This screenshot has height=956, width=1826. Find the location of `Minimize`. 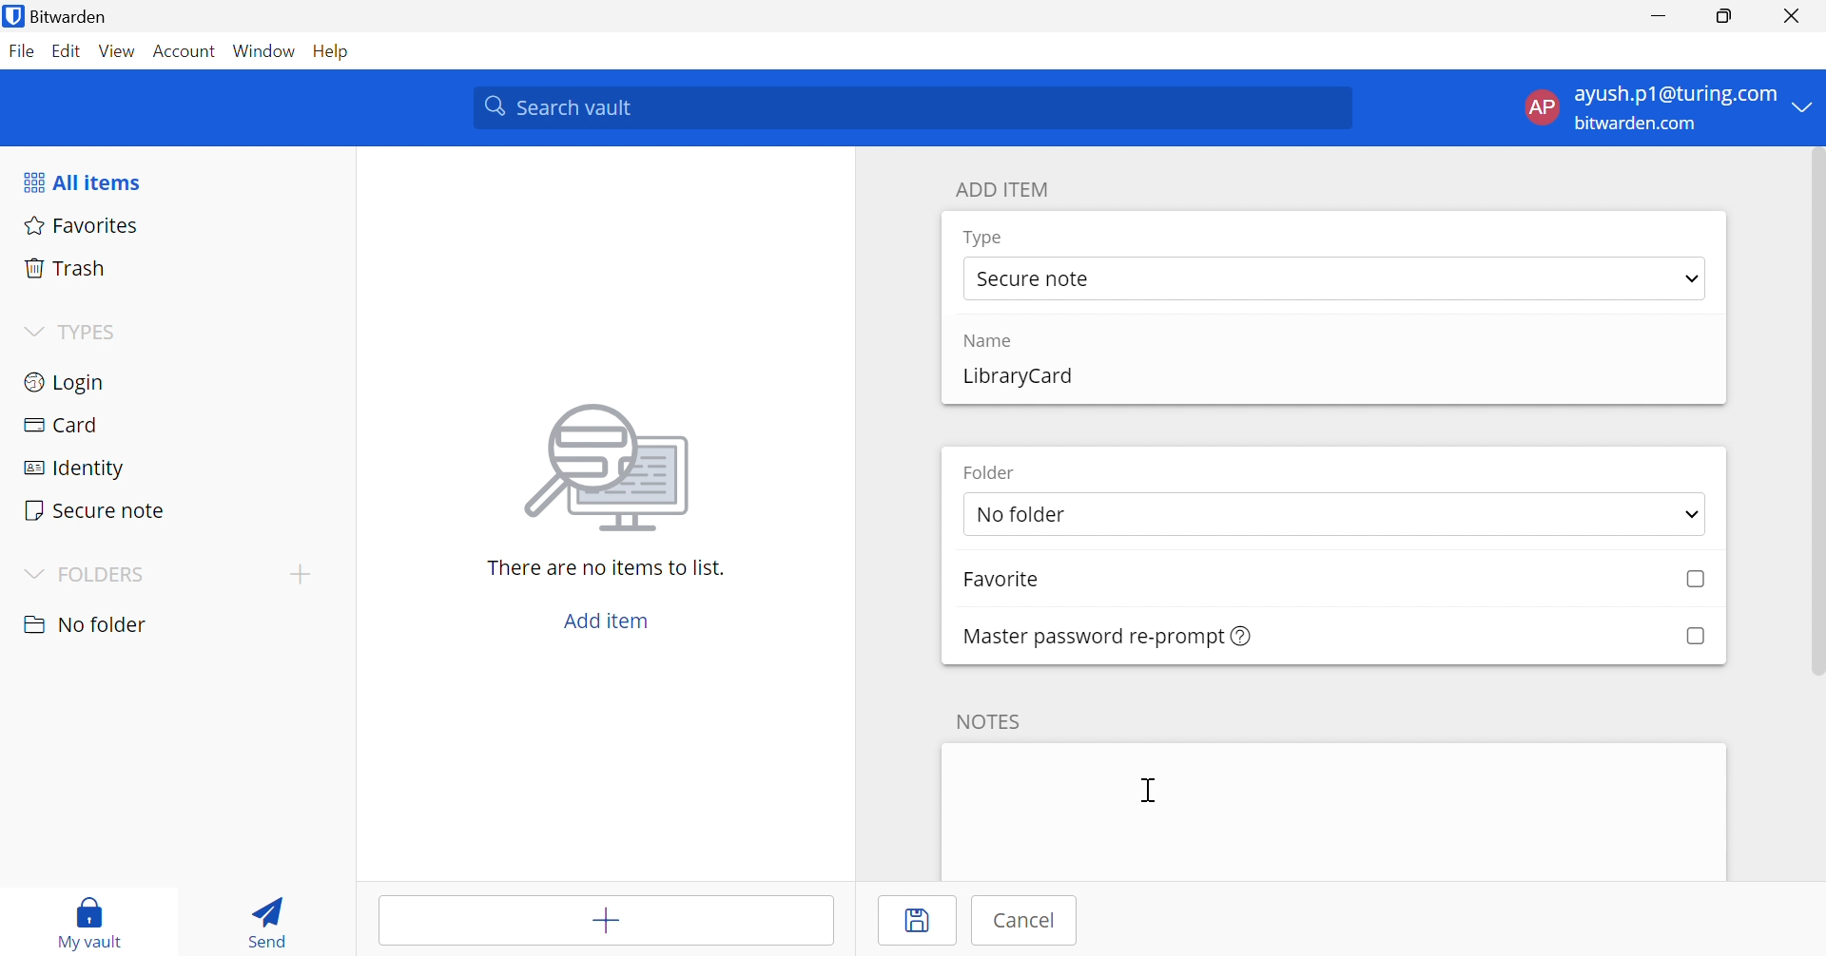

Minimize is located at coordinates (1660, 14).